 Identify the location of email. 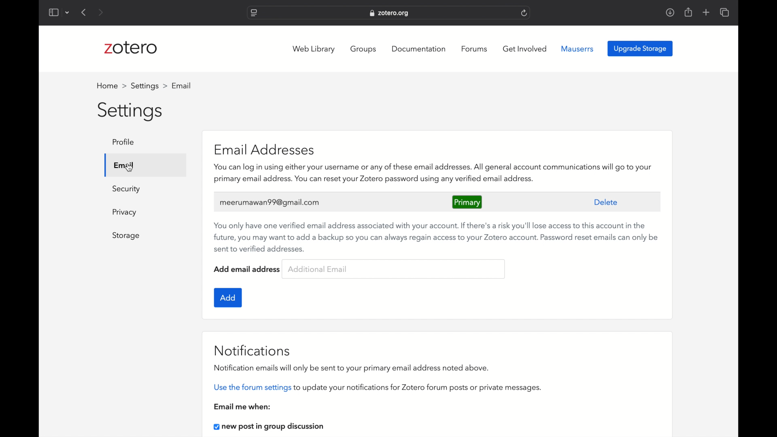
(123, 165).